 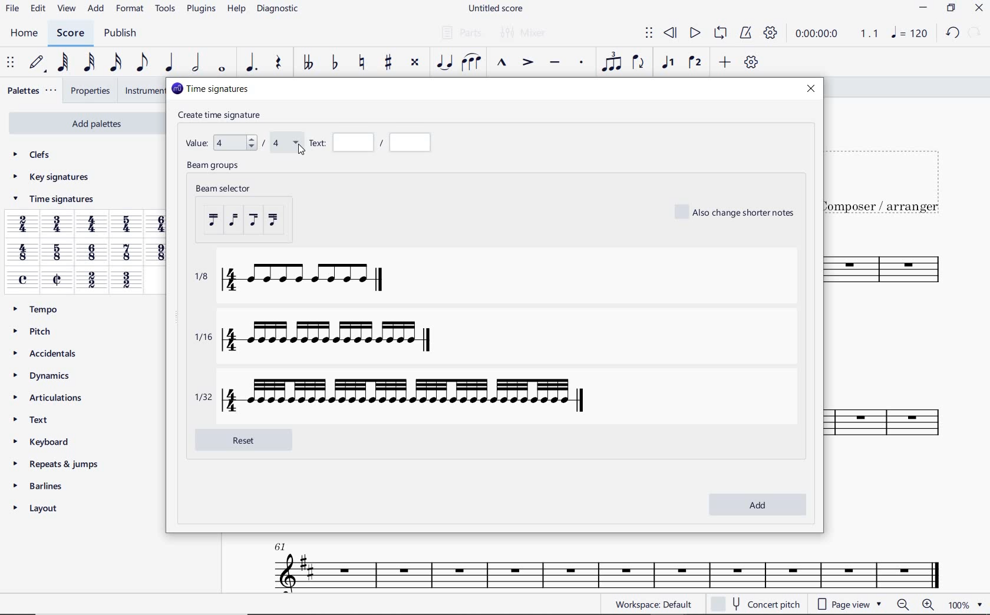 What do you see at coordinates (670, 32) in the screenshot?
I see `REWIND` at bounding box center [670, 32].